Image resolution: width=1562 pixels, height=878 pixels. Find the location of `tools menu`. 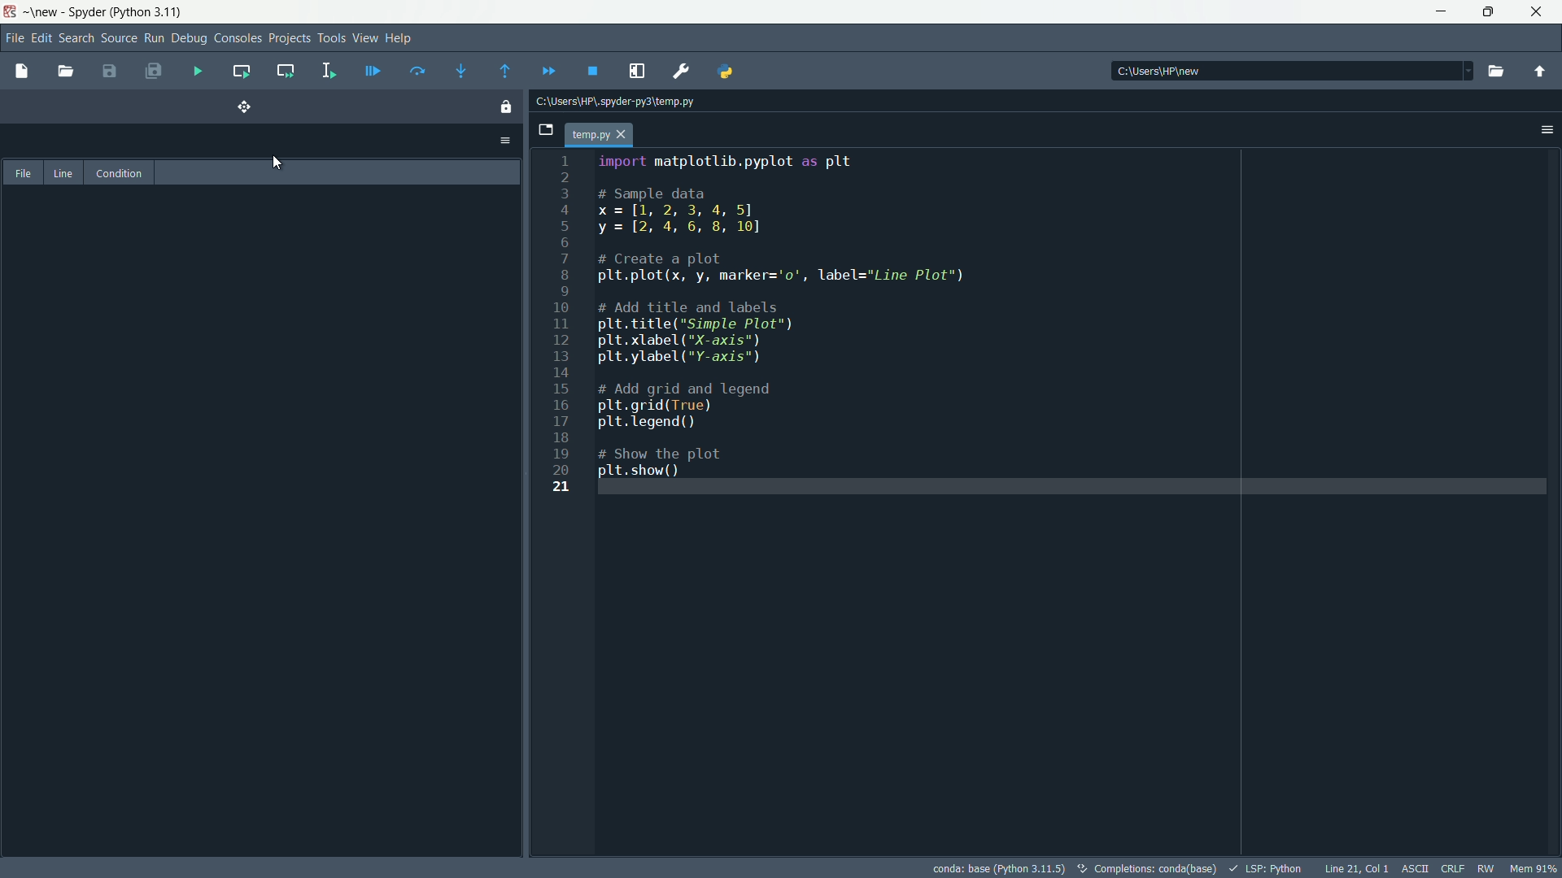

tools menu is located at coordinates (329, 37).